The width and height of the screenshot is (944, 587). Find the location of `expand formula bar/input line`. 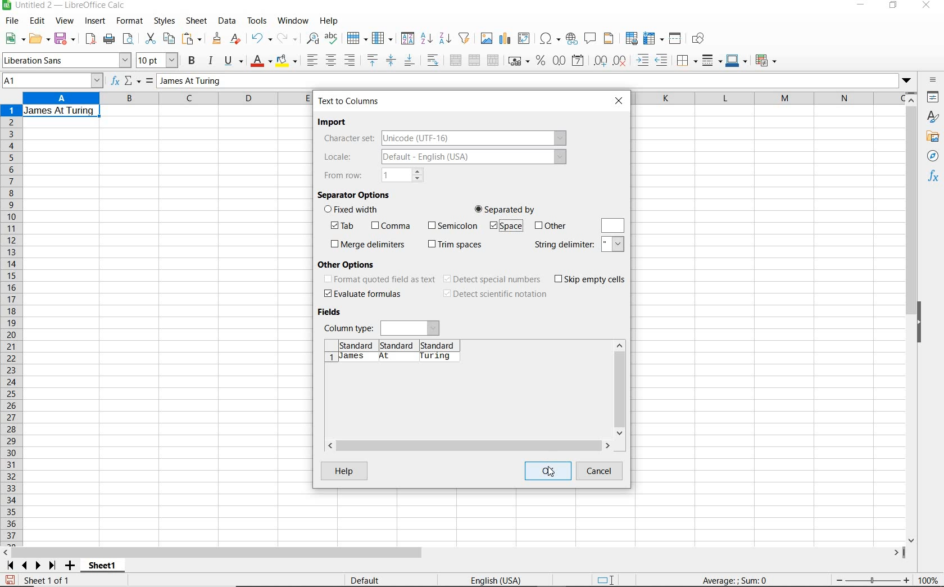

expand formula bar/input line is located at coordinates (524, 82).